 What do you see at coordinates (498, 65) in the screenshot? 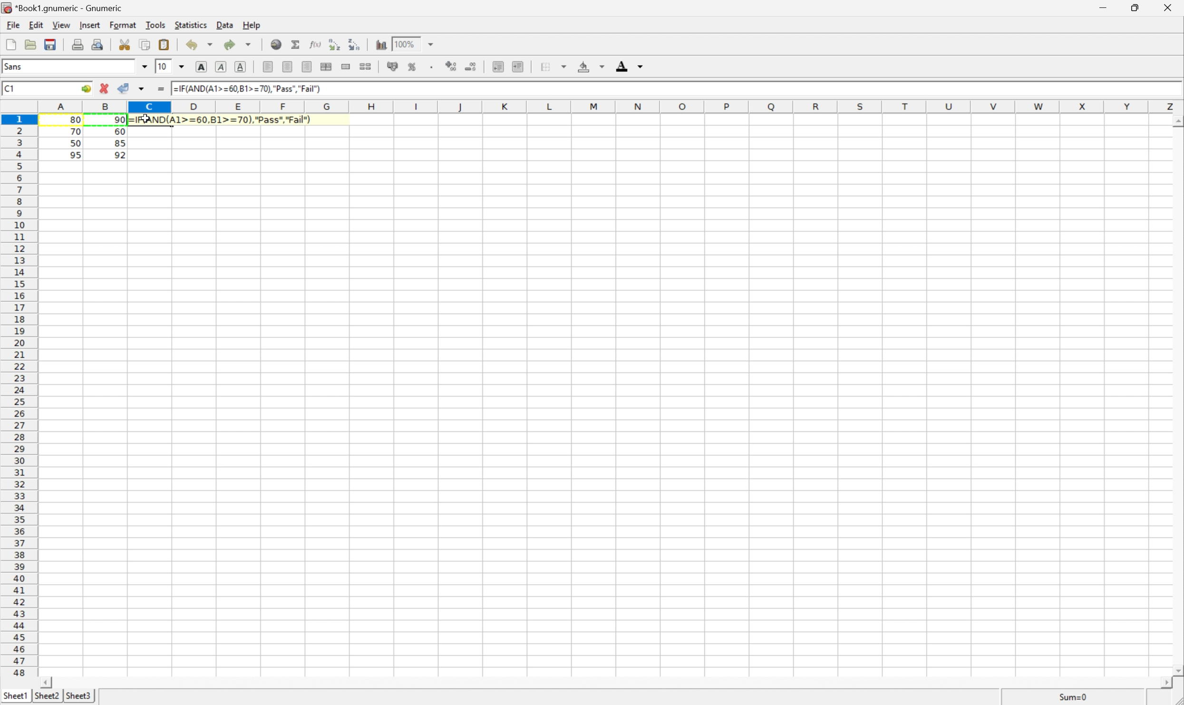
I see `Increase indent, and align the contents to the left` at bounding box center [498, 65].